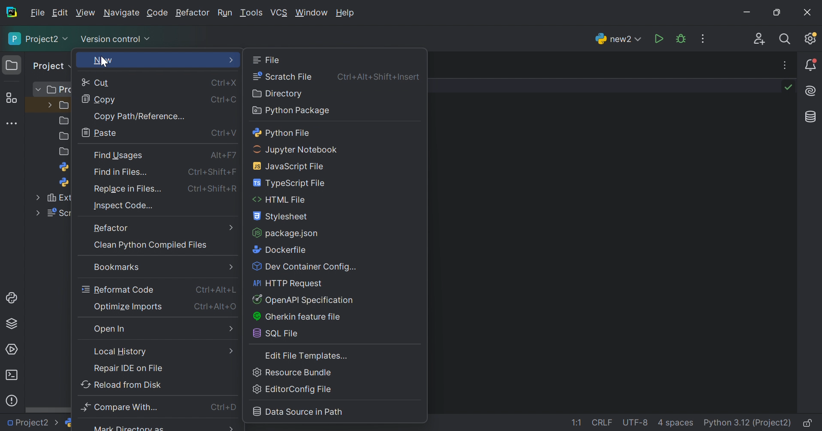  Describe the element at coordinates (281, 217) in the screenshot. I see `Stylesheet` at that location.